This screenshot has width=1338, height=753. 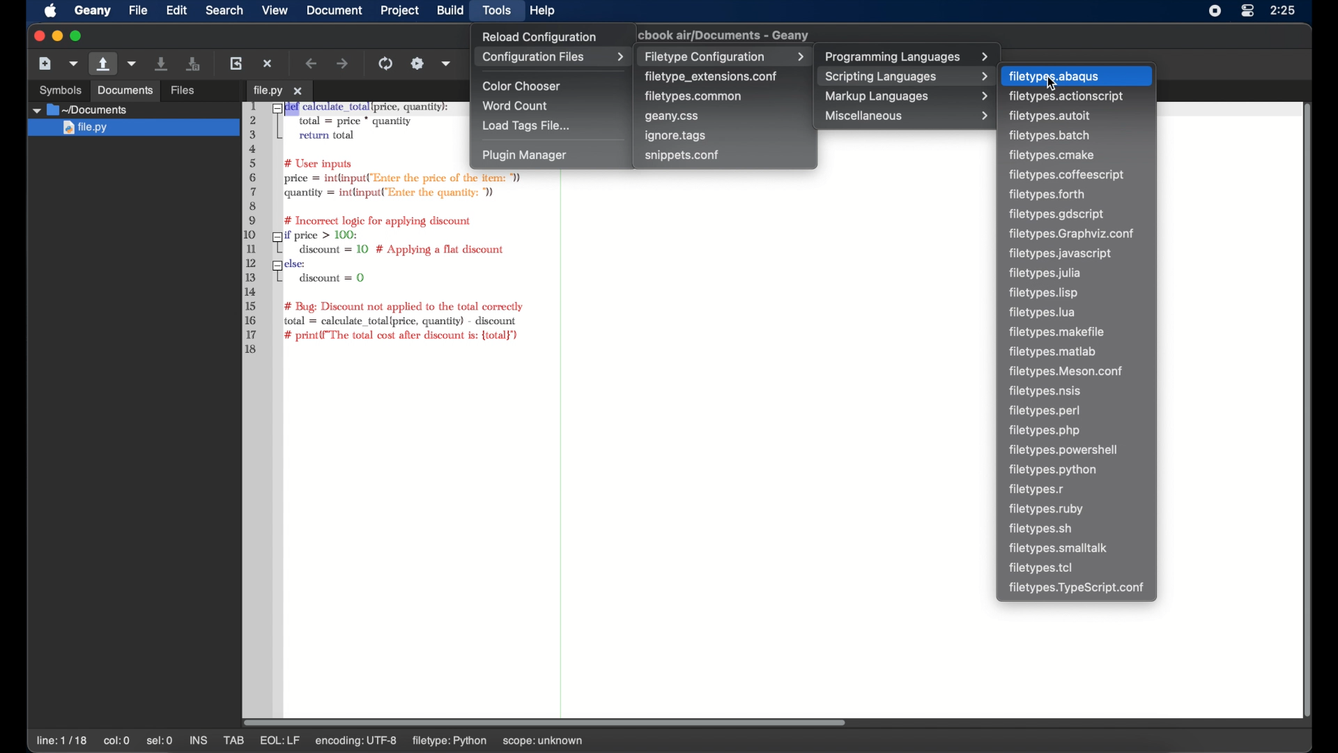 What do you see at coordinates (224, 10) in the screenshot?
I see `search` at bounding box center [224, 10].